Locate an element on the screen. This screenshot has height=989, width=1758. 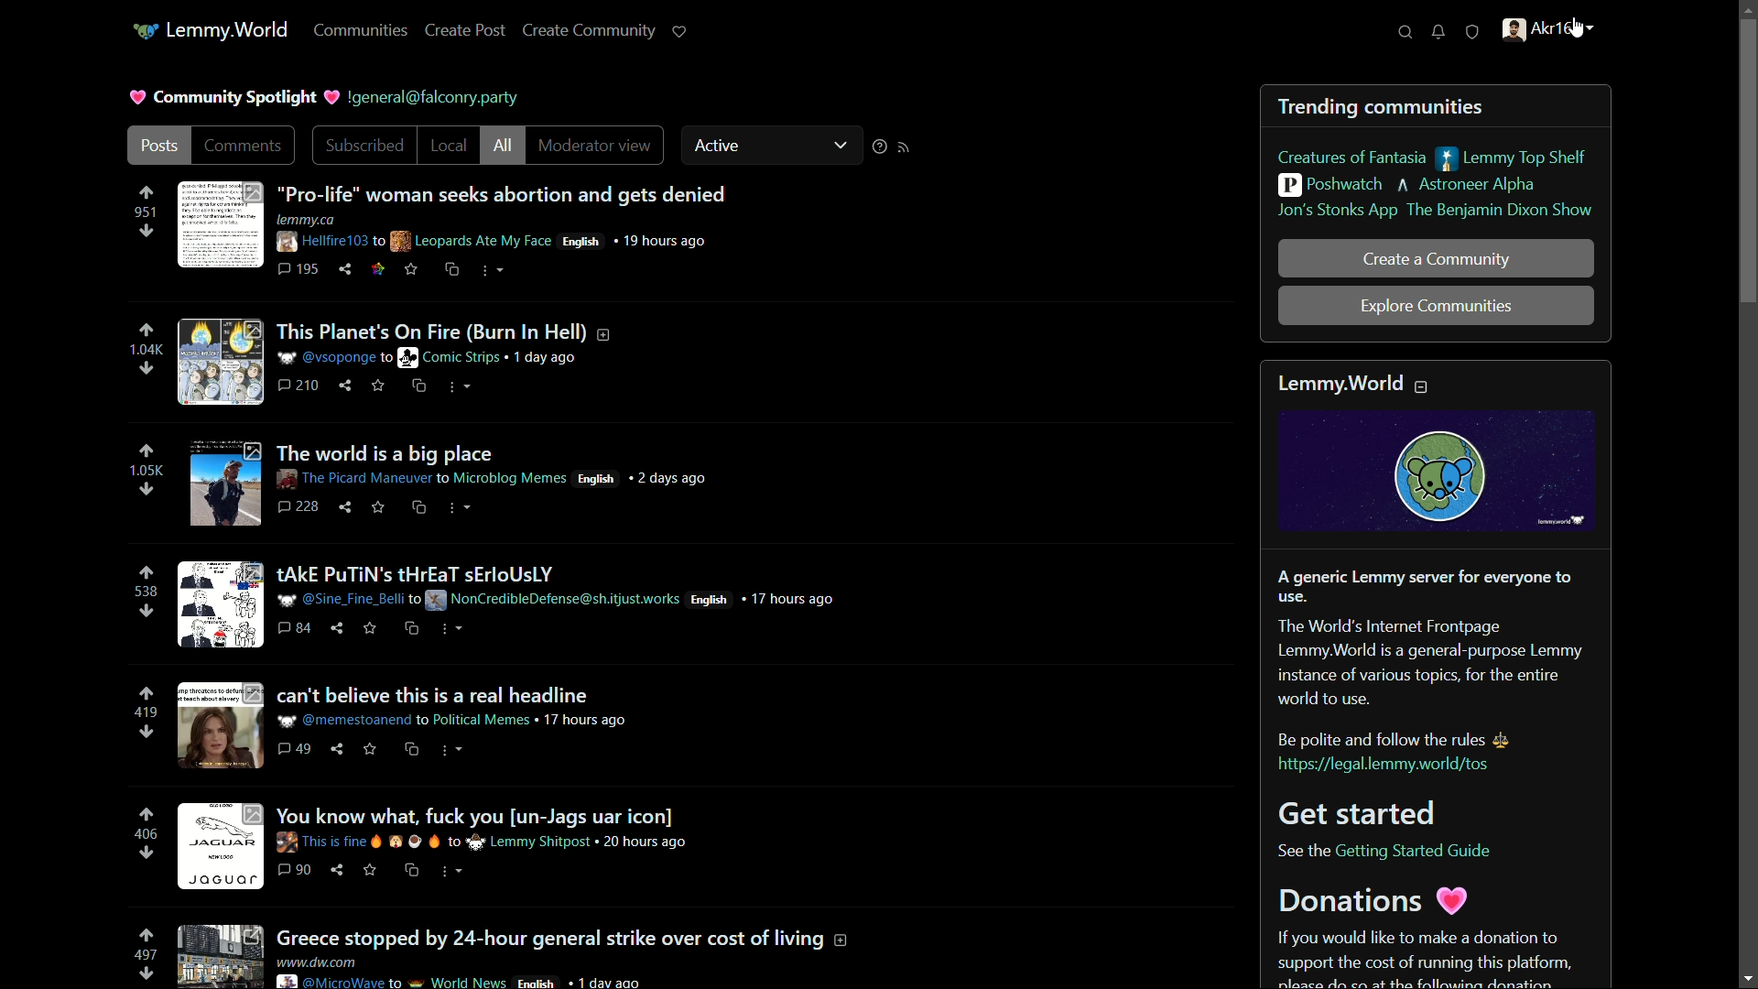
upvote is located at coordinates (146, 694).